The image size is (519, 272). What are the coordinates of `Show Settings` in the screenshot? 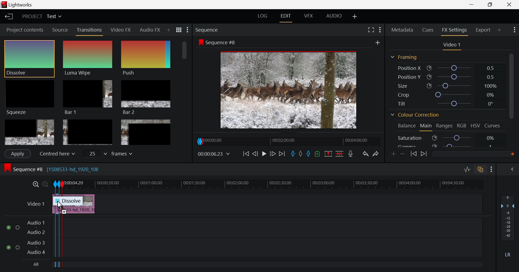 It's located at (188, 30).